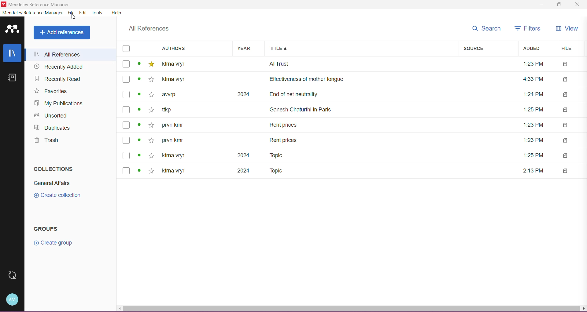 The image size is (587, 312). Describe the element at coordinates (56, 78) in the screenshot. I see `Recently Read` at that location.